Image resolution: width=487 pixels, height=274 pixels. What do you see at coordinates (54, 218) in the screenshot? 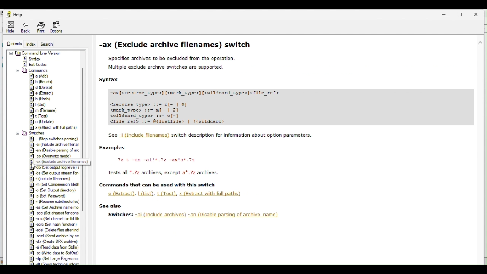
I see `18] acs (Set charset for hist file` at bounding box center [54, 218].